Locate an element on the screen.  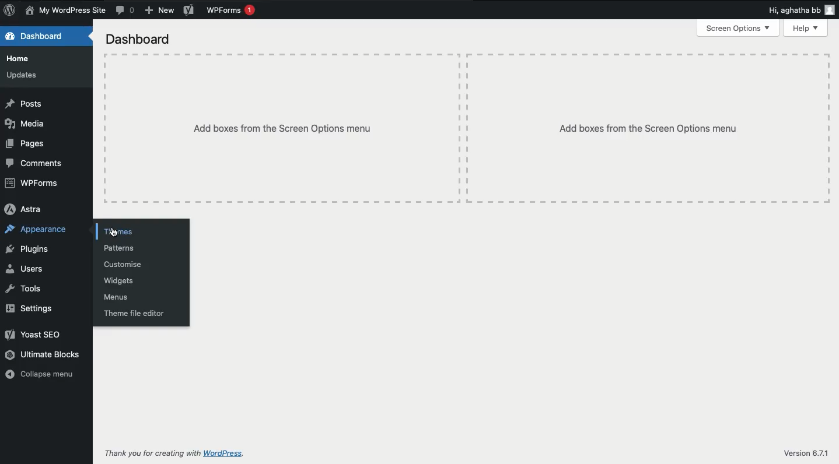
Plugins is located at coordinates (26, 249).